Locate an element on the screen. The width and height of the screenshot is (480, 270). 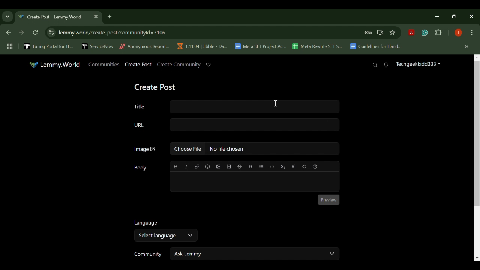
Next Webpage is located at coordinates (22, 34).